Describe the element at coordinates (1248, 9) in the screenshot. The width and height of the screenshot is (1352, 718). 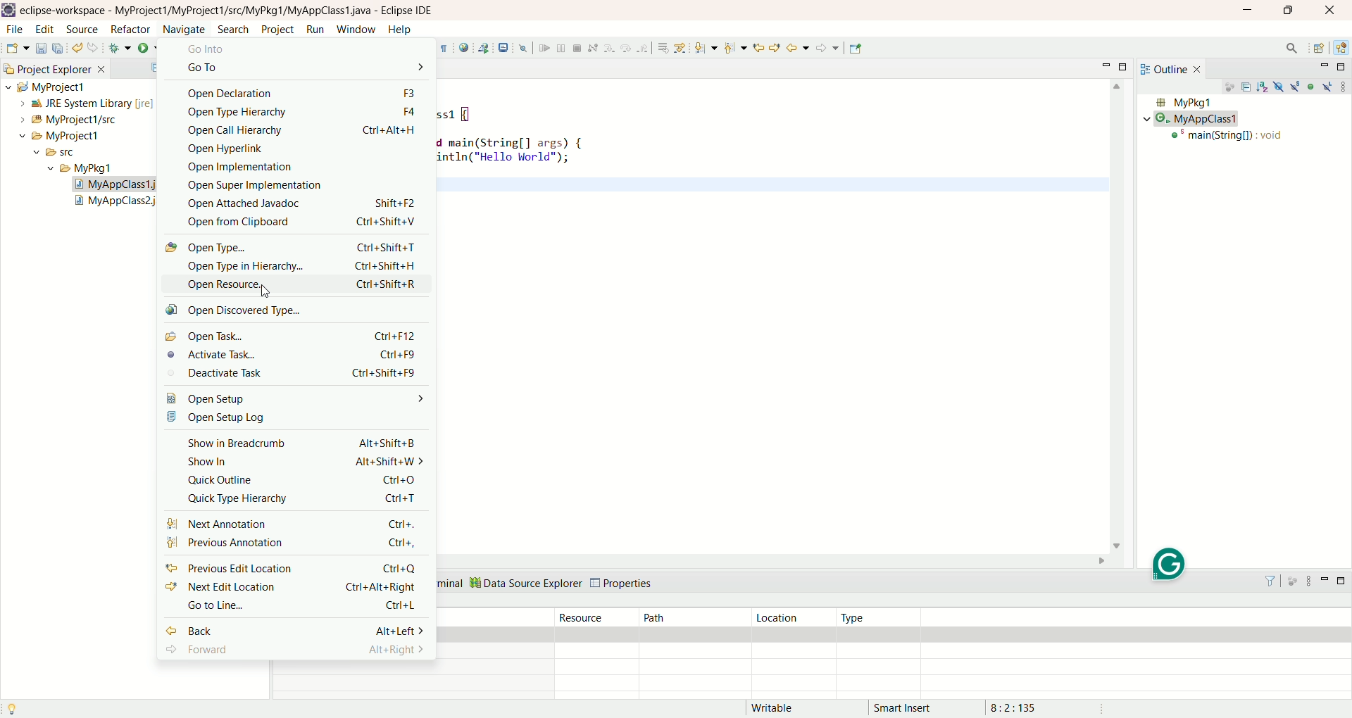
I see `minimize` at that location.